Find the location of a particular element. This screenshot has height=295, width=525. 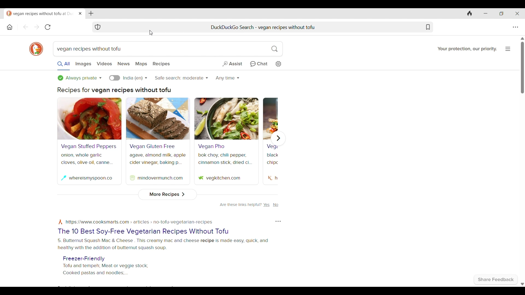

vegan recipes without tofu is located at coordinates (92, 49).